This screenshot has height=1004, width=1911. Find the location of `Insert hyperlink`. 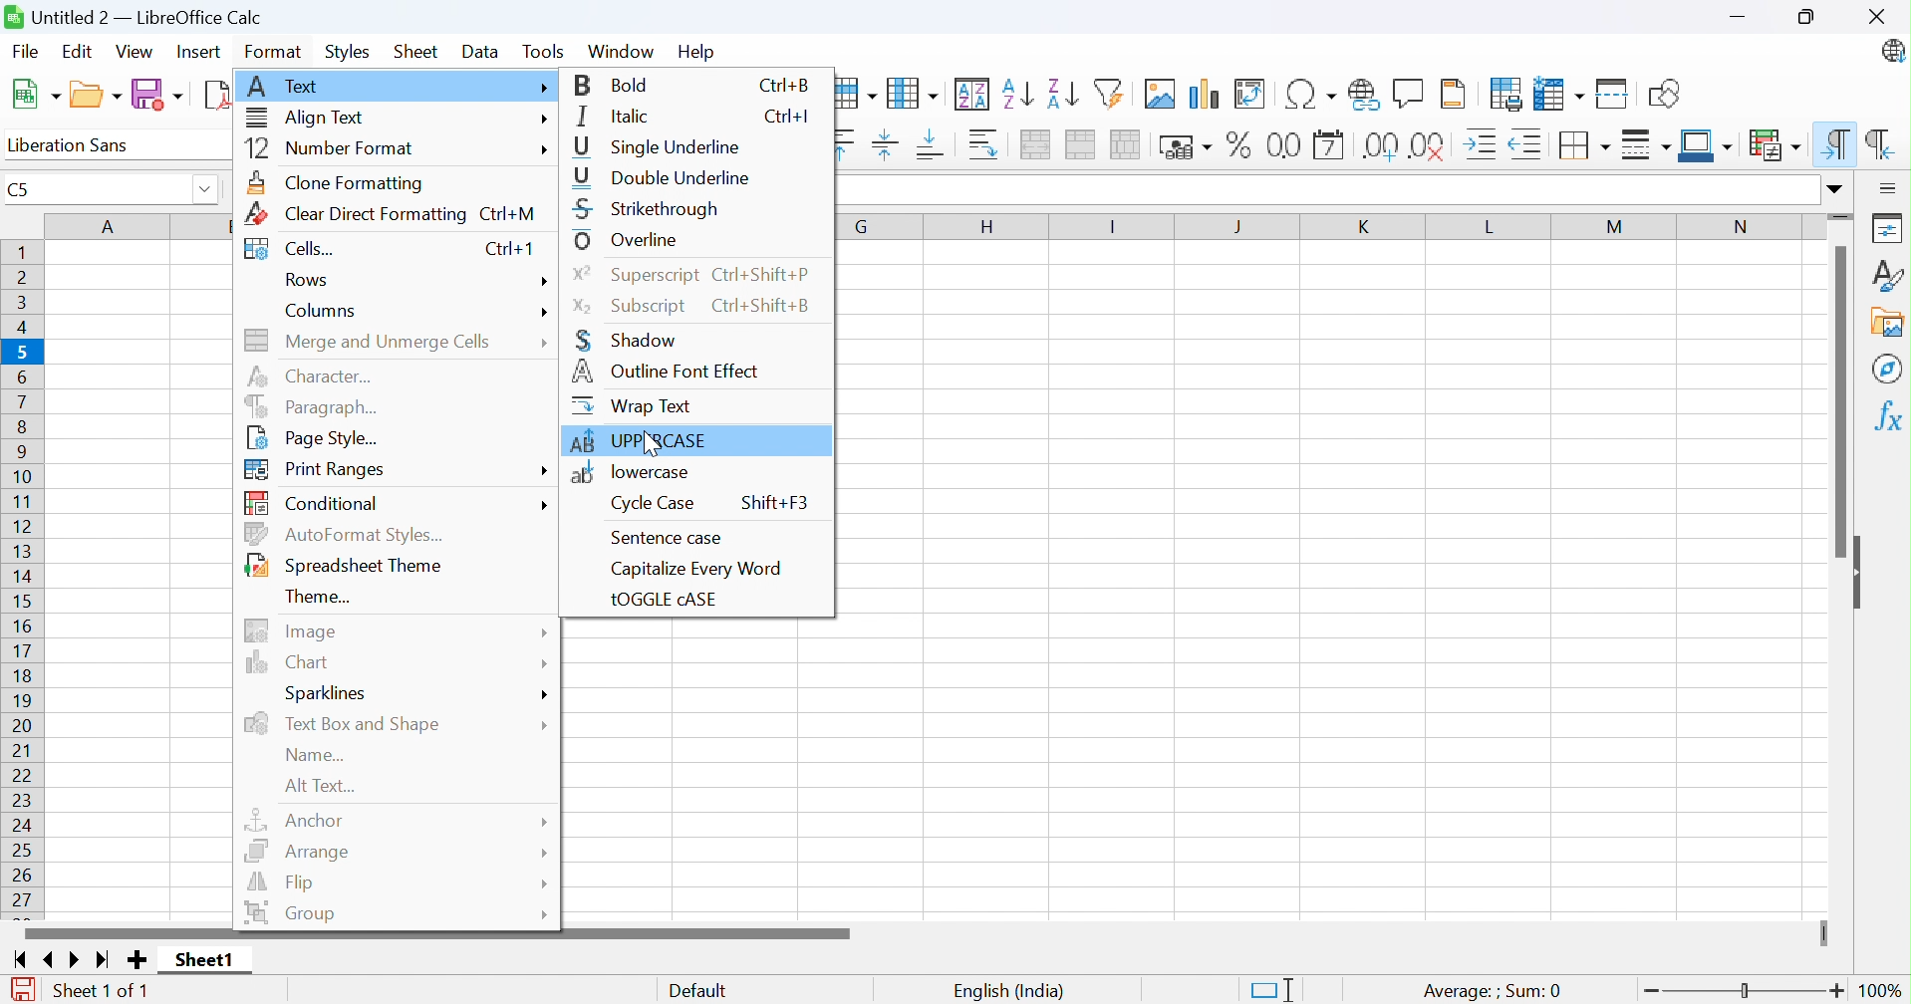

Insert hyperlink is located at coordinates (1363, 95).